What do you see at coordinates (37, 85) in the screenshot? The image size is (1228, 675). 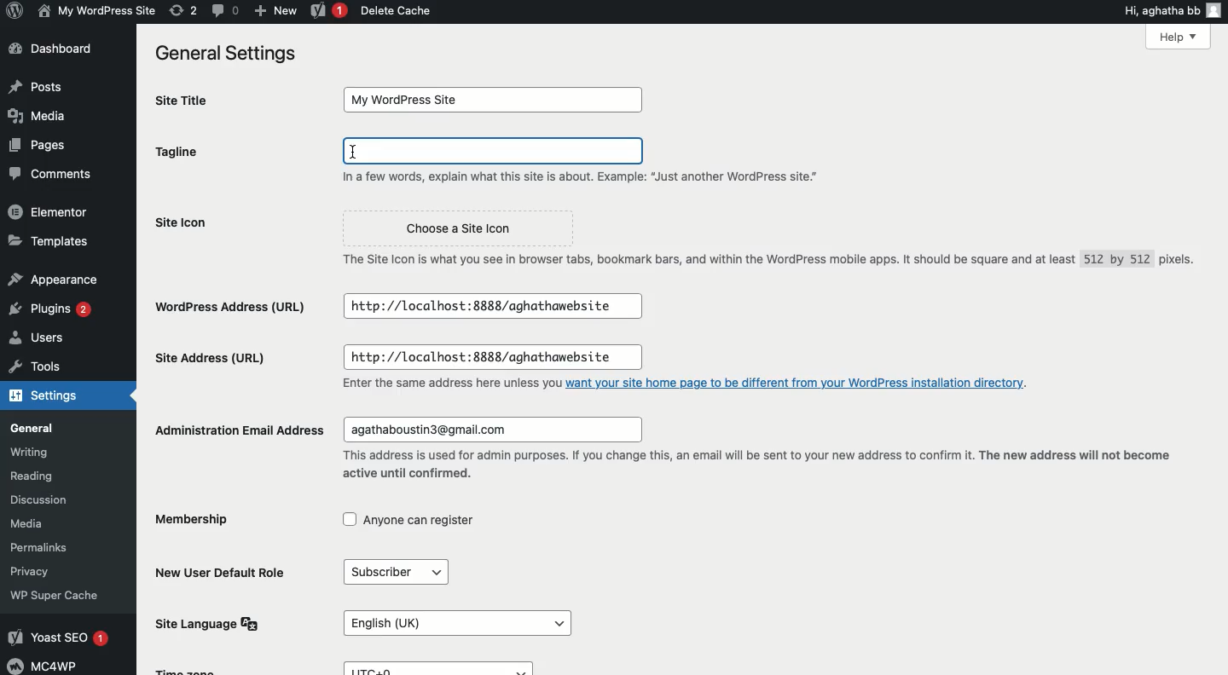 I see `Post` at bounding box center [37, 85].